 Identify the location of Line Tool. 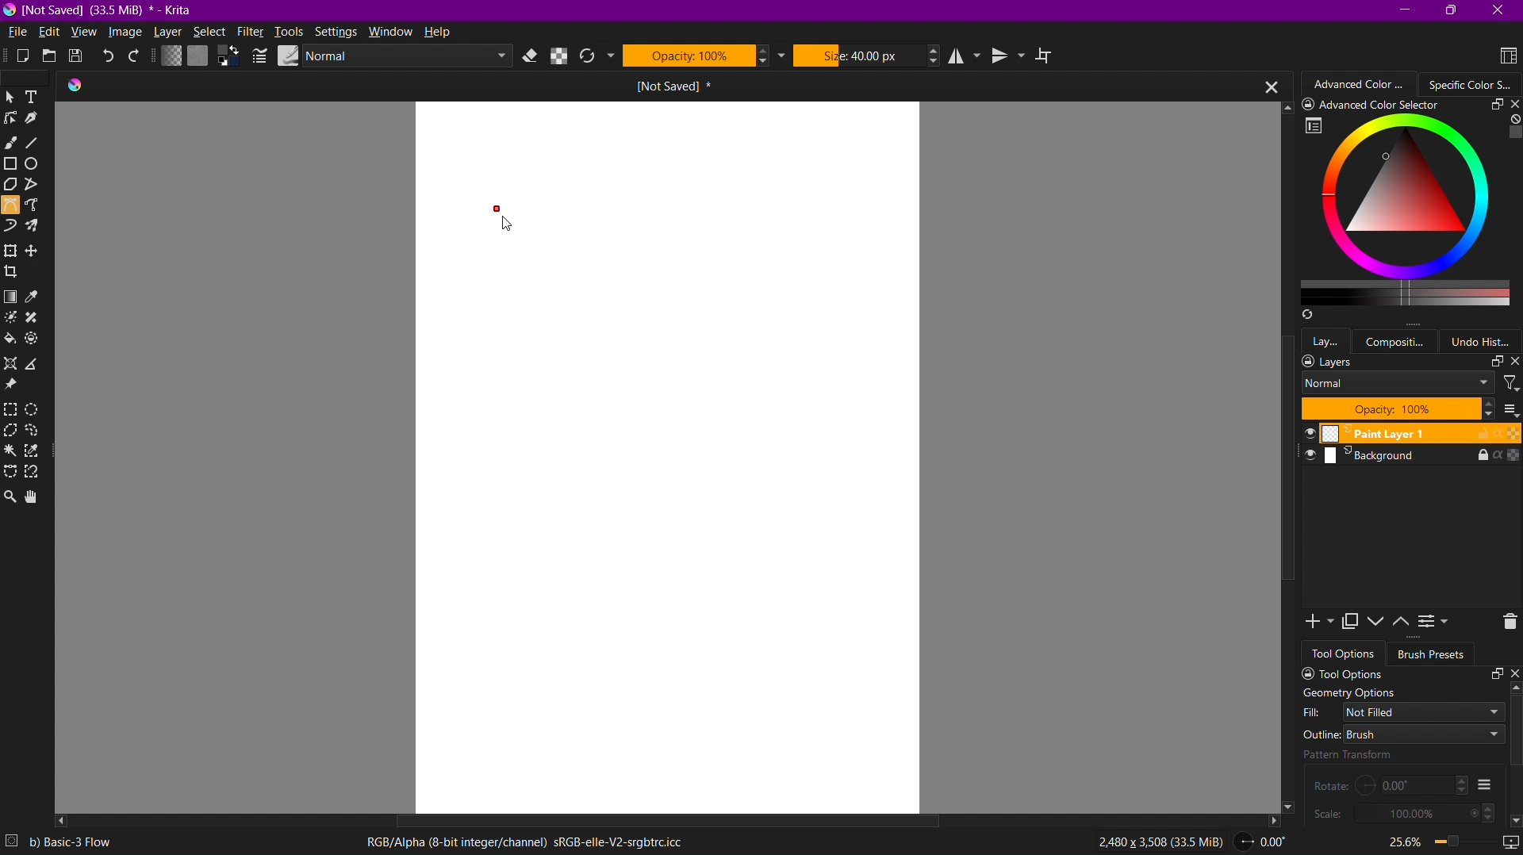
(38, 144).